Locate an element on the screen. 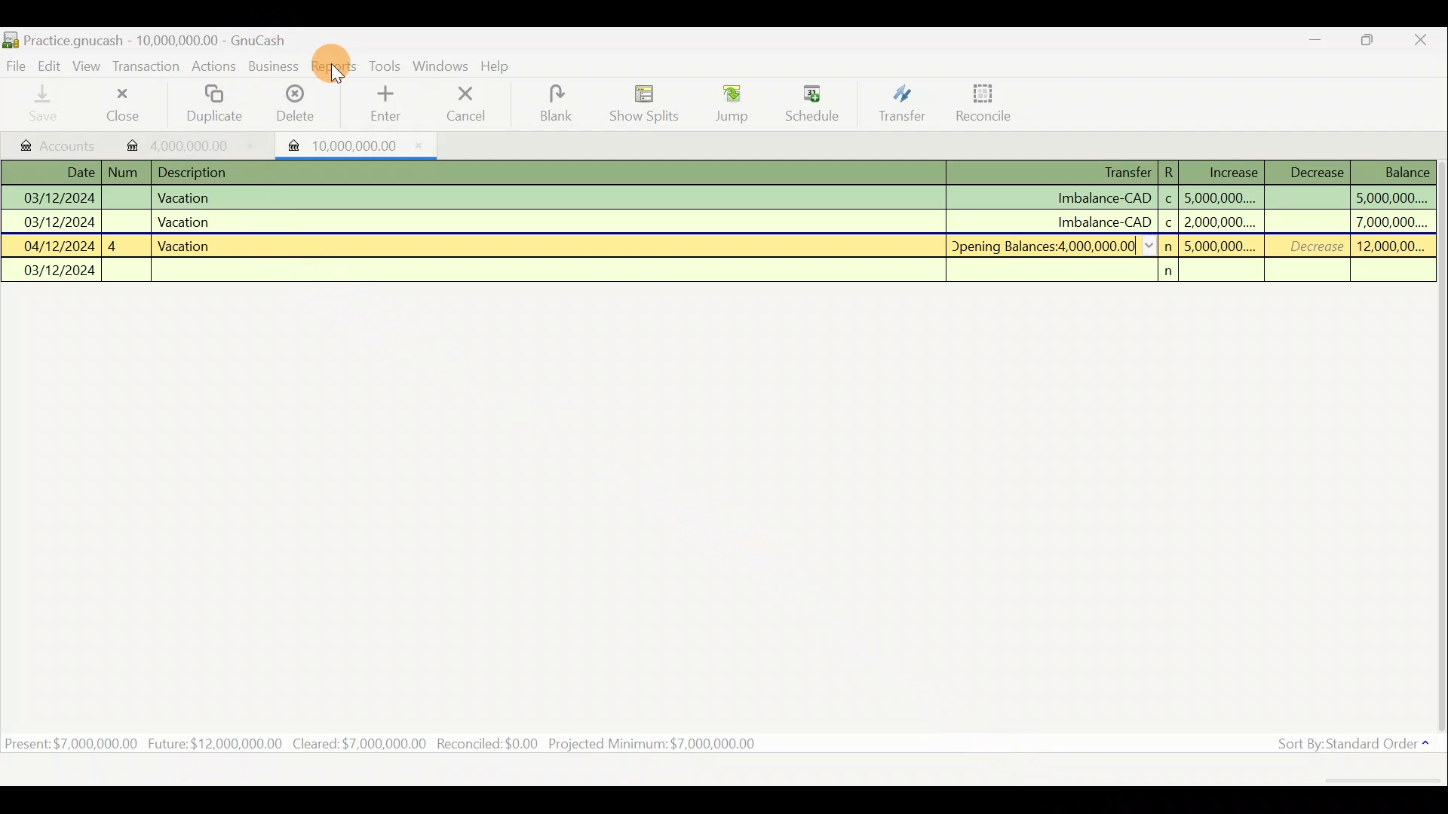 The width and height of the screenshot is (1448, 814). Actions is located at coordinates (214, 66).